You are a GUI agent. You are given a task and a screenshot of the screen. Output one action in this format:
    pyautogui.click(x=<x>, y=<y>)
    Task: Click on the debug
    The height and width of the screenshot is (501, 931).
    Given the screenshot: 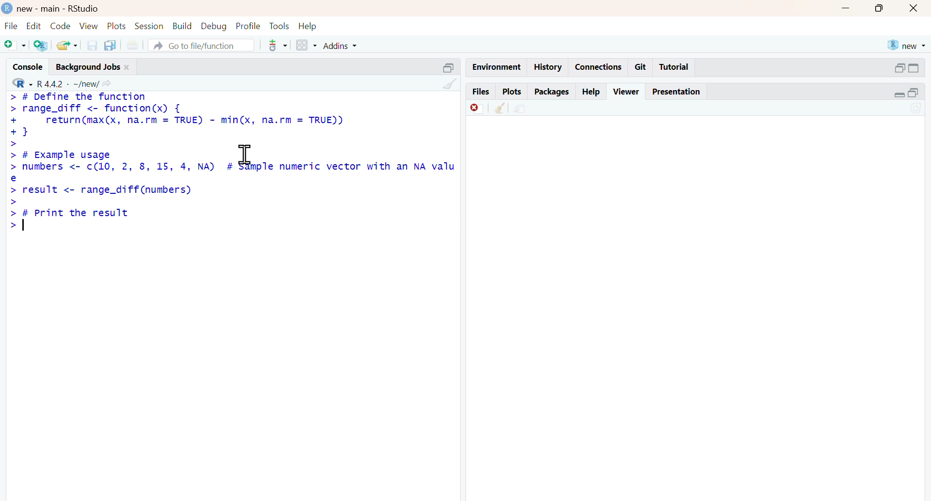 What is the action you would take?
    pyautogui.click(x=214, y=27)
    